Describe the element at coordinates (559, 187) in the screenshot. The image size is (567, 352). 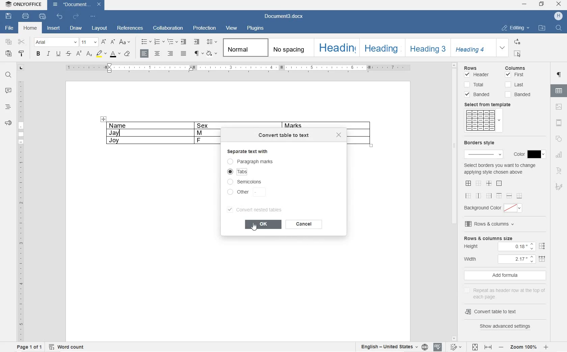
I see `SIGNATURE` at that location.